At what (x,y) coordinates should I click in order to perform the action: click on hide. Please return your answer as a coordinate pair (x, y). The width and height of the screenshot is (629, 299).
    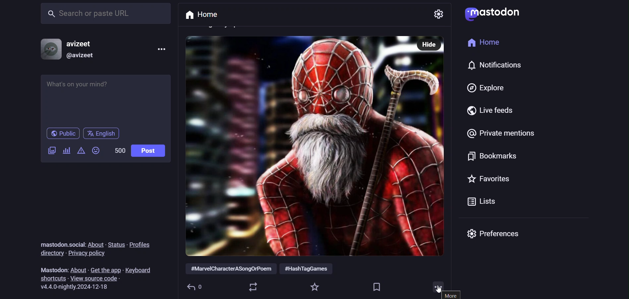
    Looking at the image, I should click on (430, 45).